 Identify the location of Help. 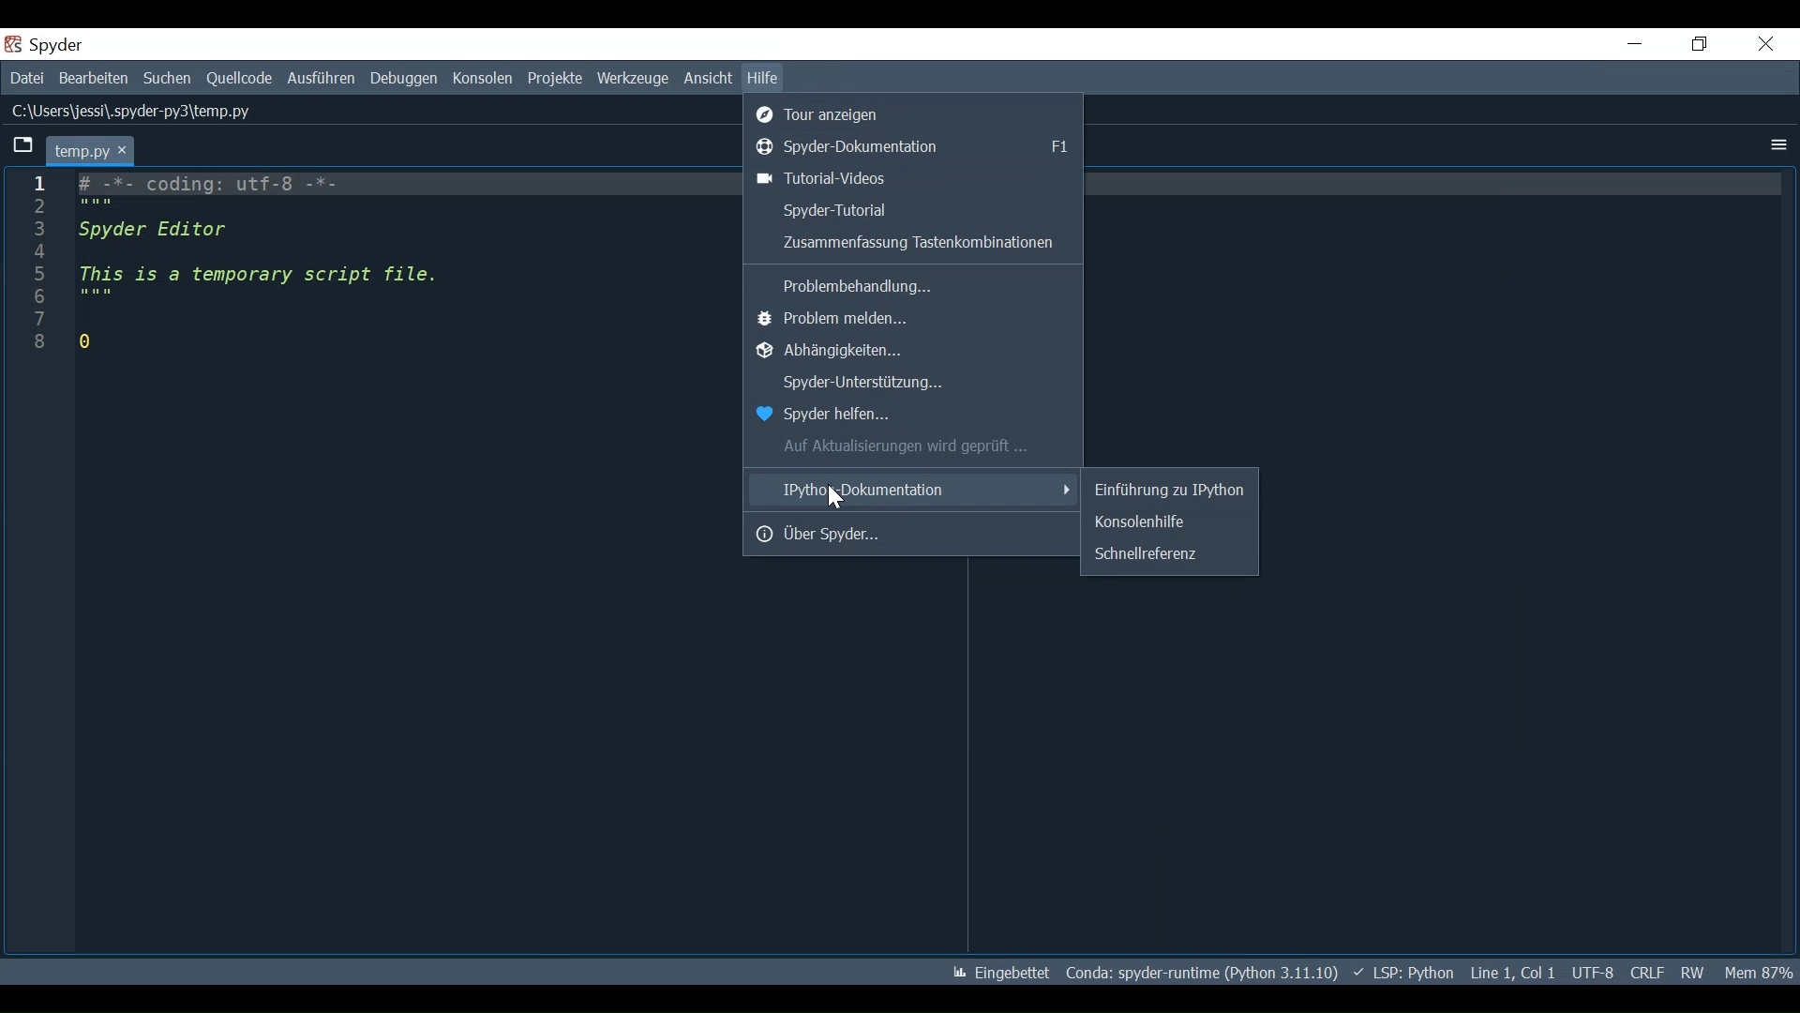
(763, 78).